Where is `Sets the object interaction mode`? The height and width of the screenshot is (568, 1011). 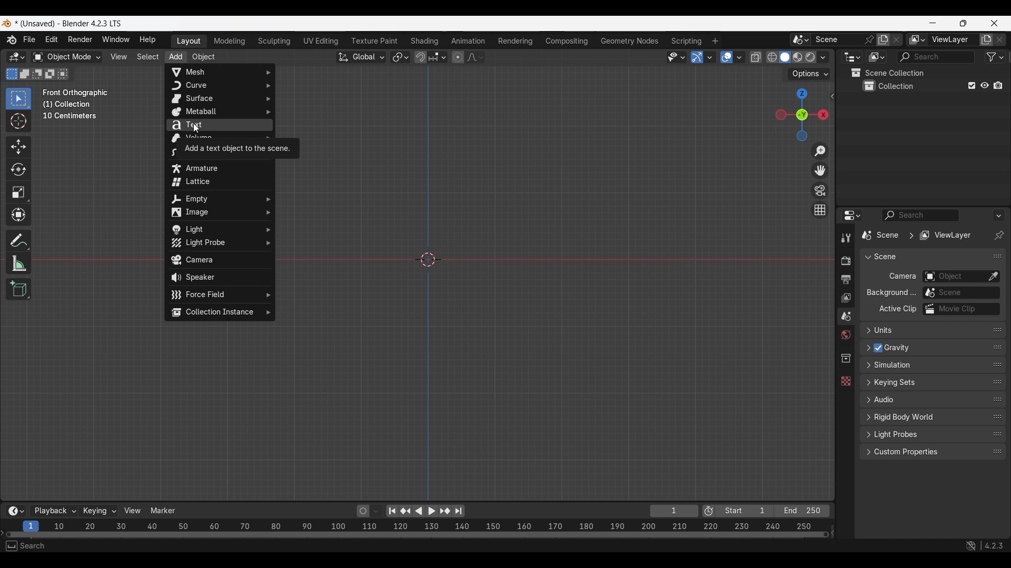 Sets the object interaction mode is located at coordinates (66, 57).